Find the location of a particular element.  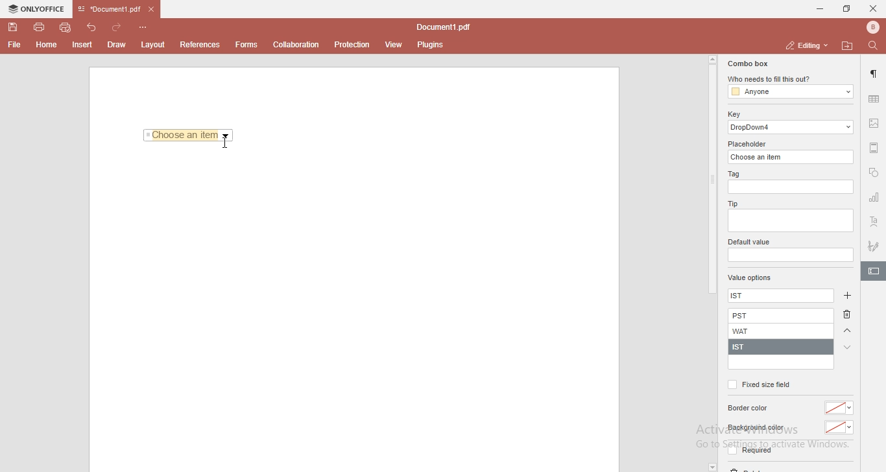

tag is located at coordinates (732, 174).